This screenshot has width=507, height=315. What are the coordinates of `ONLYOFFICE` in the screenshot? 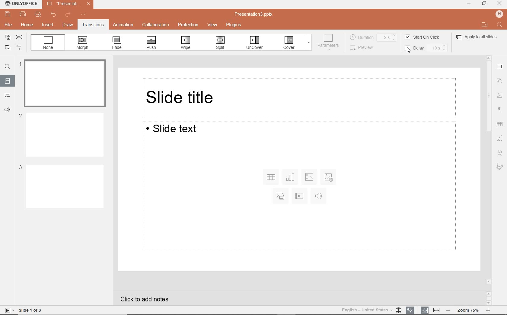 It's located at (19, 3).